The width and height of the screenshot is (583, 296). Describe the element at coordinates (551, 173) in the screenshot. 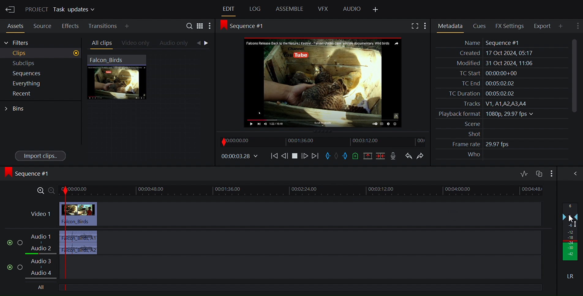

I see `Show settings menu` at that location.